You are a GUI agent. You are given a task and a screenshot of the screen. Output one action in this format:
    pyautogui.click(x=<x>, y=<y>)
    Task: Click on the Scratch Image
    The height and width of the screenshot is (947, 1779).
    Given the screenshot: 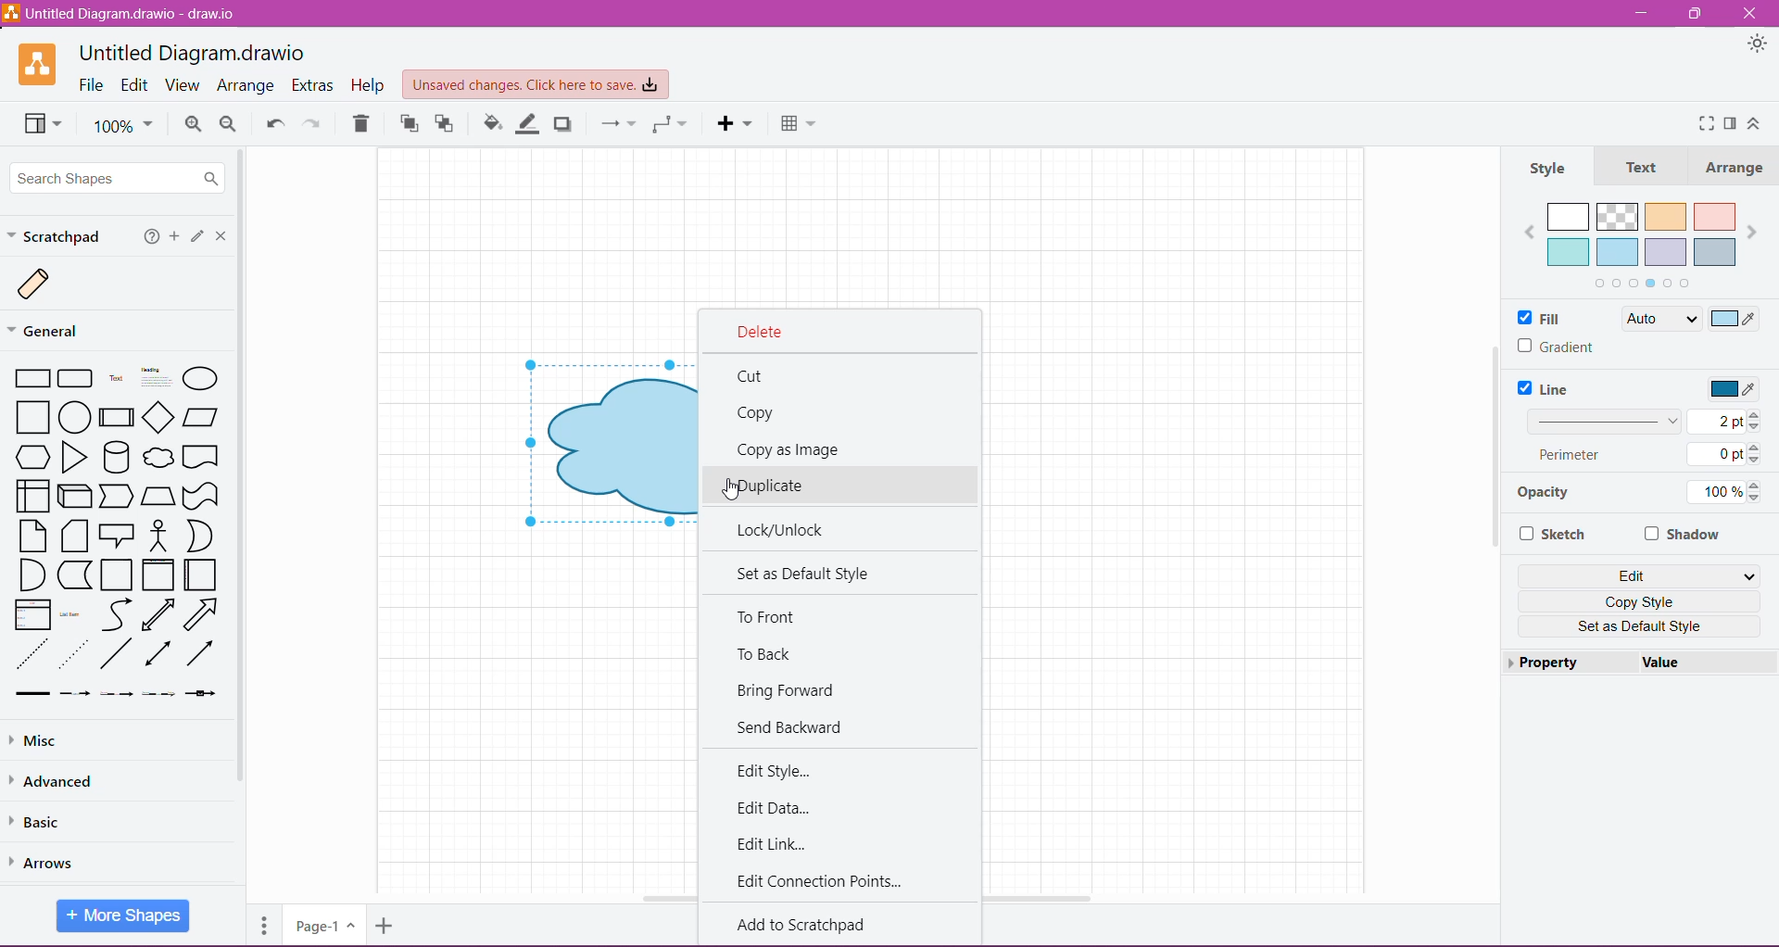 What is the action you would take?
    pyautogui.click(x=48, y=285)
    